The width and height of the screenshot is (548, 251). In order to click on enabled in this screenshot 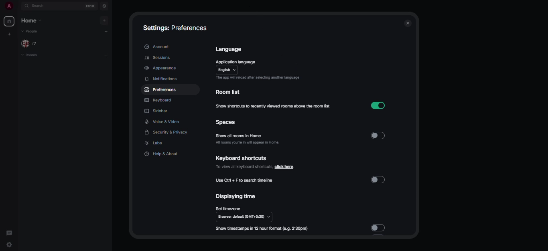, I will do `click(379, 106)`.